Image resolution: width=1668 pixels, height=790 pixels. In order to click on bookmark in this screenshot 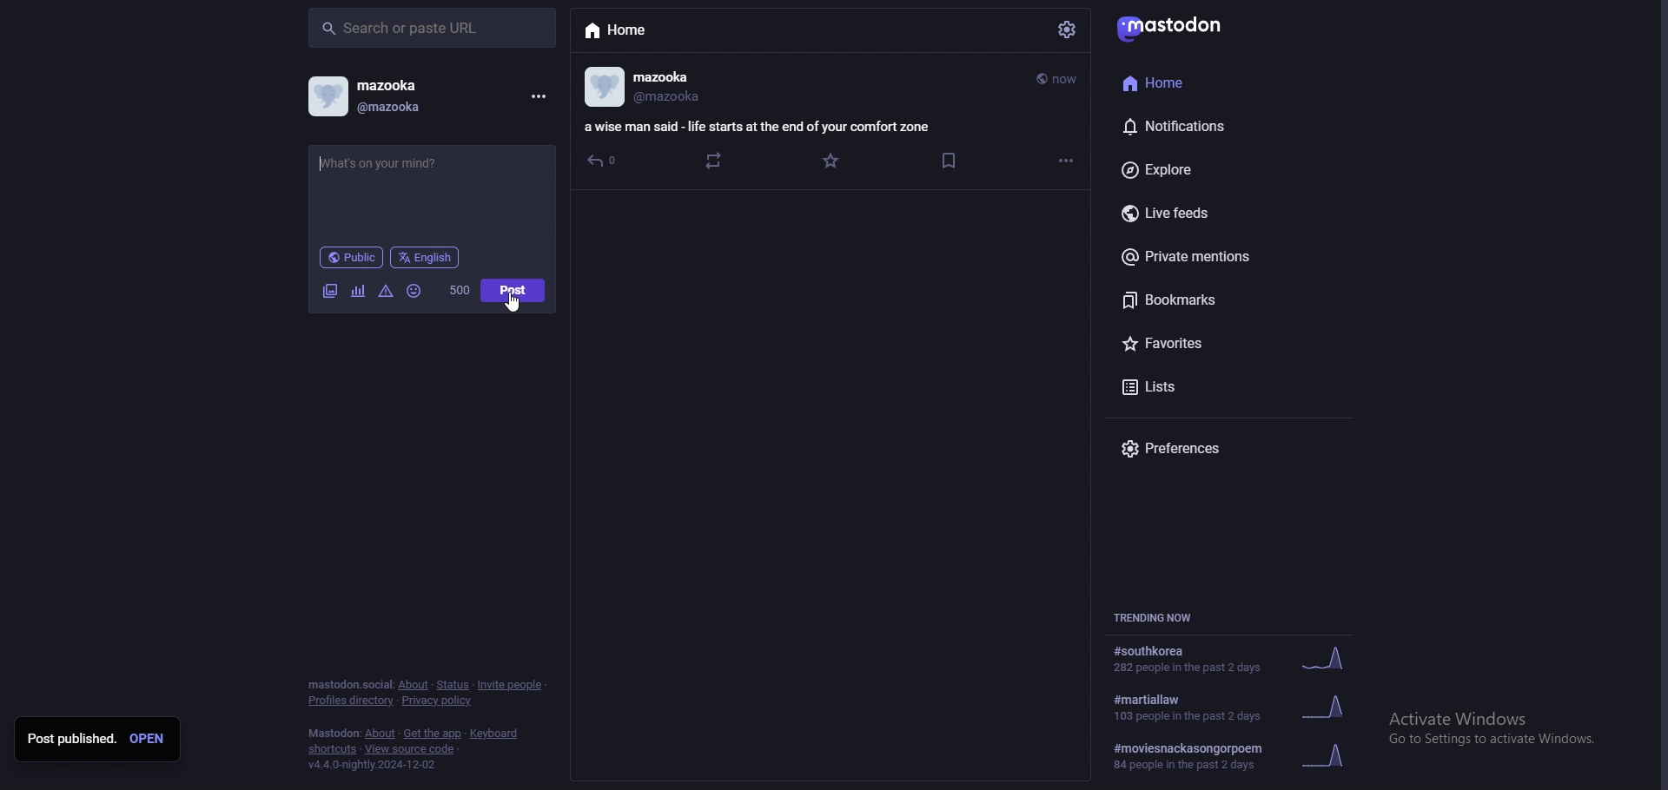, I will do `click(949, 161)`.